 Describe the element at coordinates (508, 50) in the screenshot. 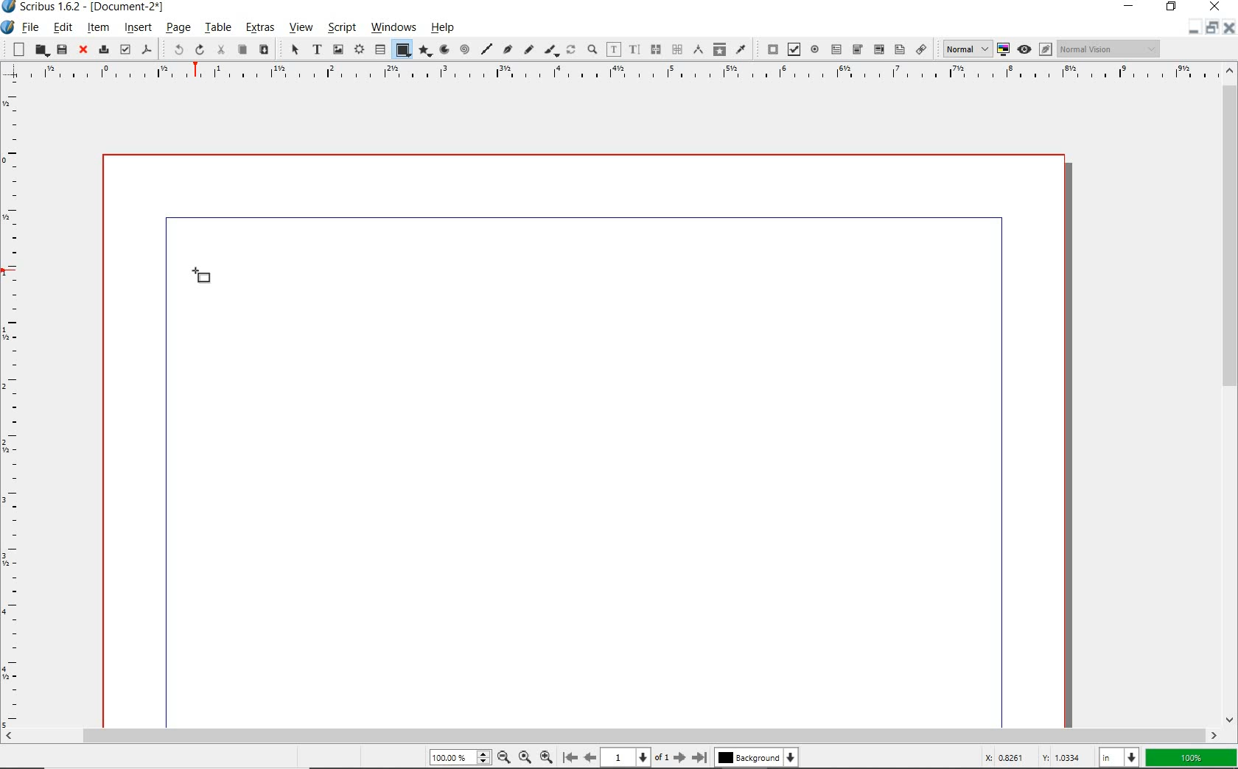

I see `Bezier curve` at that location.